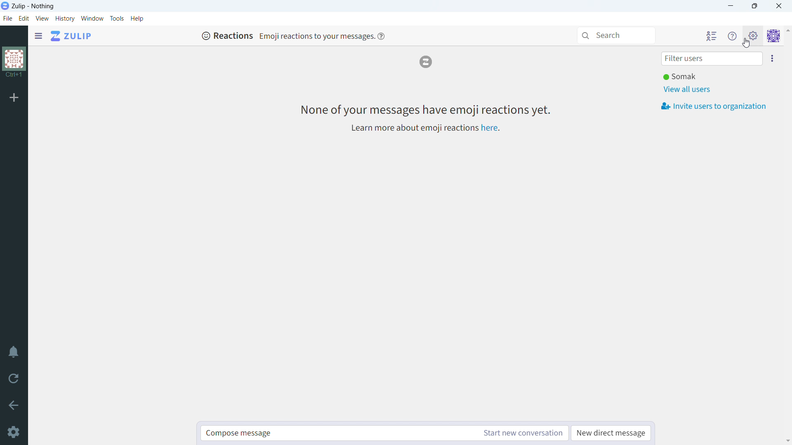 The width and height of the screenshot is (792, 445). Describe the element at coordinates (787, 30) in the screenshot. I see `scroll up` at that location.